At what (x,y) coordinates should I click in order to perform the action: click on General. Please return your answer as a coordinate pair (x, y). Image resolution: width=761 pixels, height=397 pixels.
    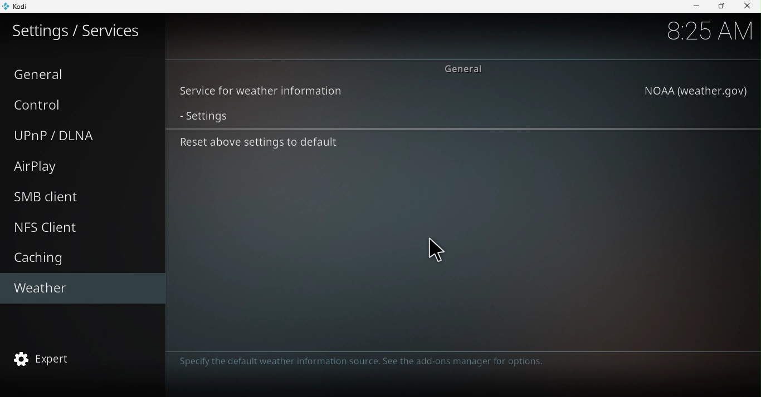
    Looking at the image, I should click on (81, 73).